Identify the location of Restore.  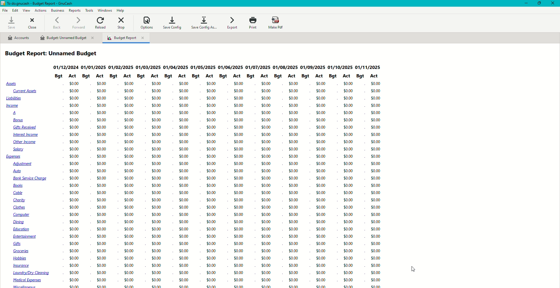
(540, 3).